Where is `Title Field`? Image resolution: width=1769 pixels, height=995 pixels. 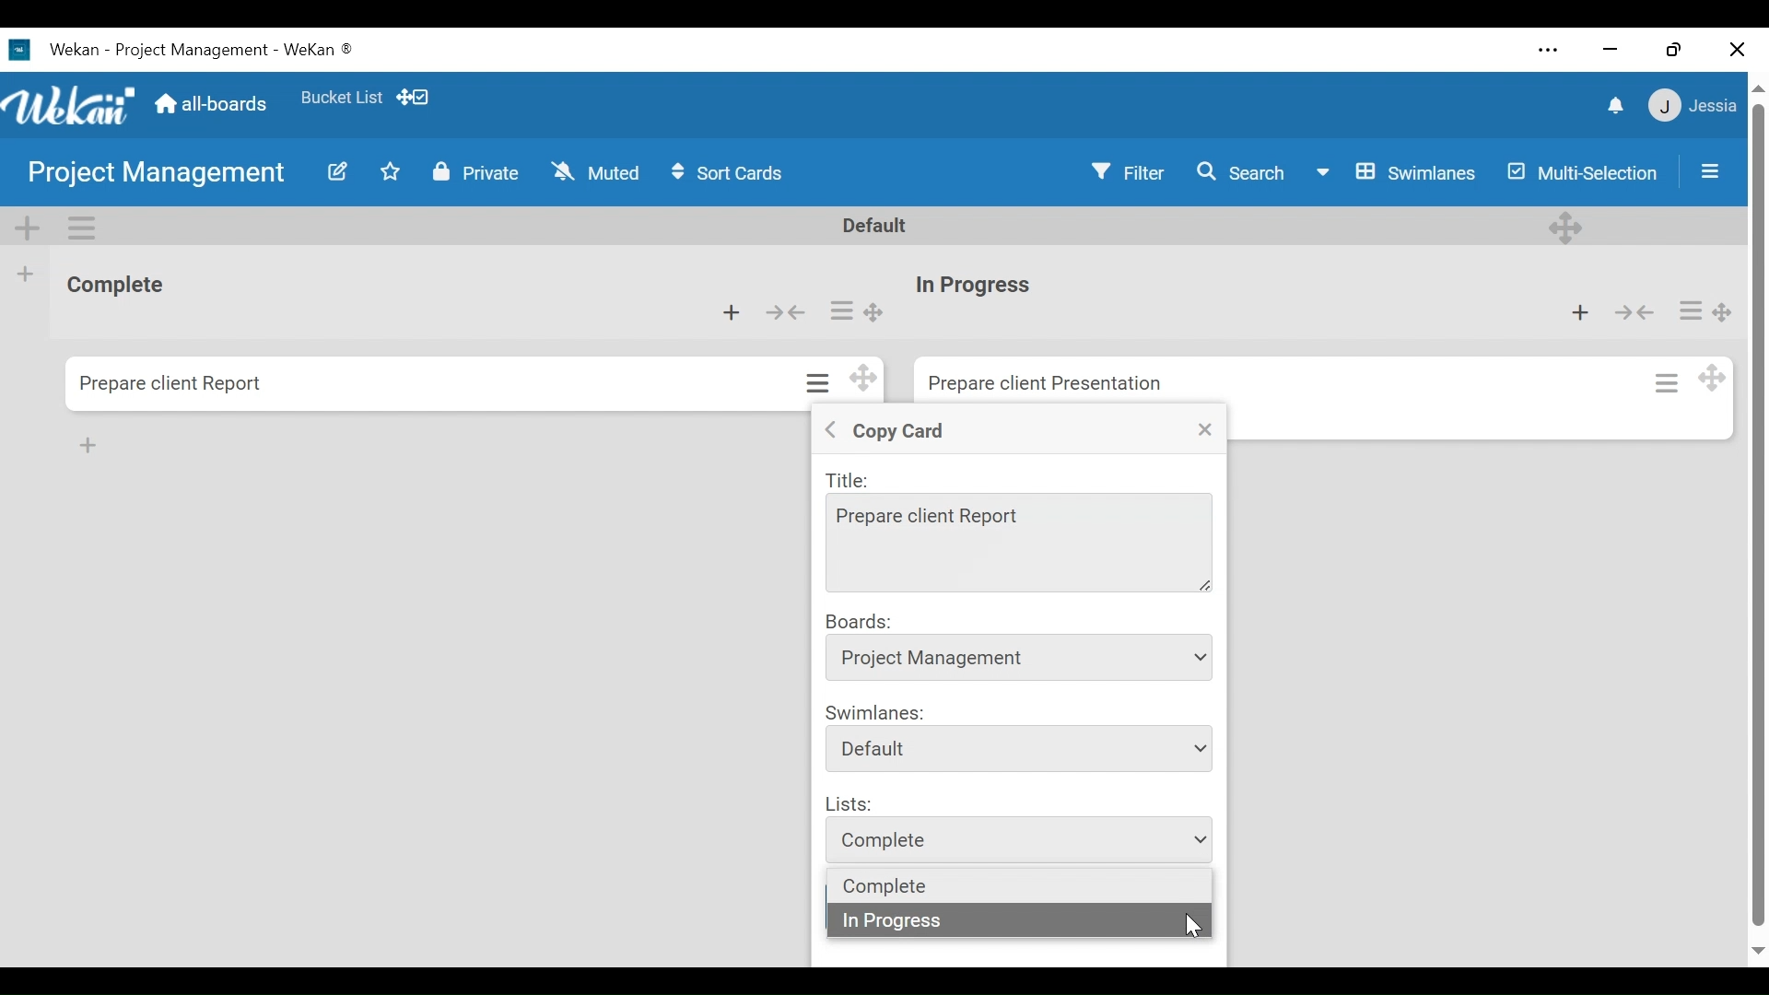
Title Field is located at coordinates (1019, 543).